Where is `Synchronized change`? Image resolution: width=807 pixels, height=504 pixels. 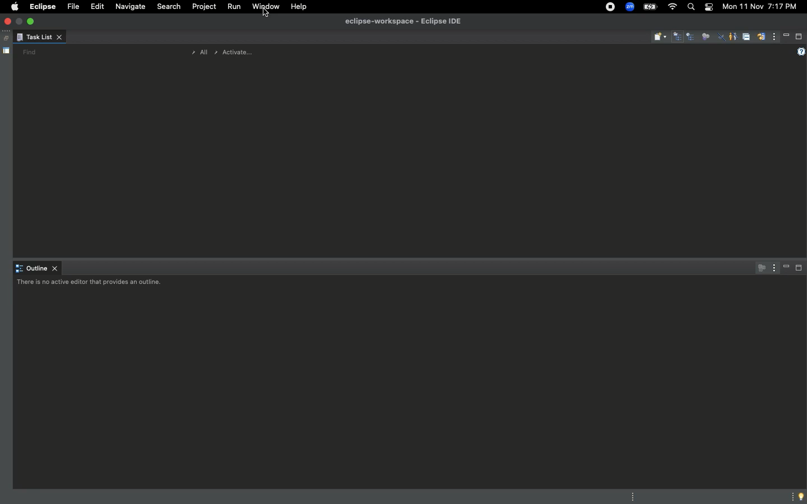 Synchronized change is located at coordinates (761, 40).